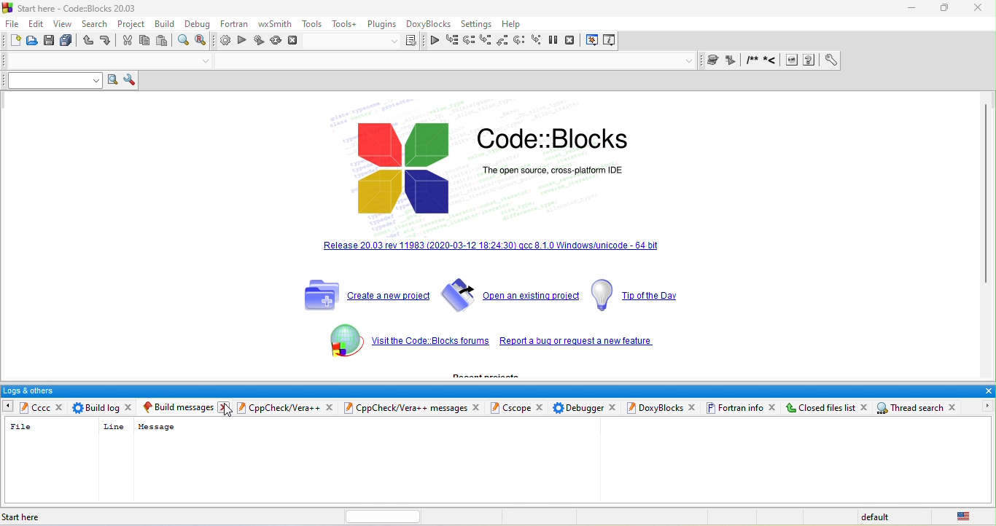 This screenshot has width=996, height=526. I want to click on new file , so click(13, 42).